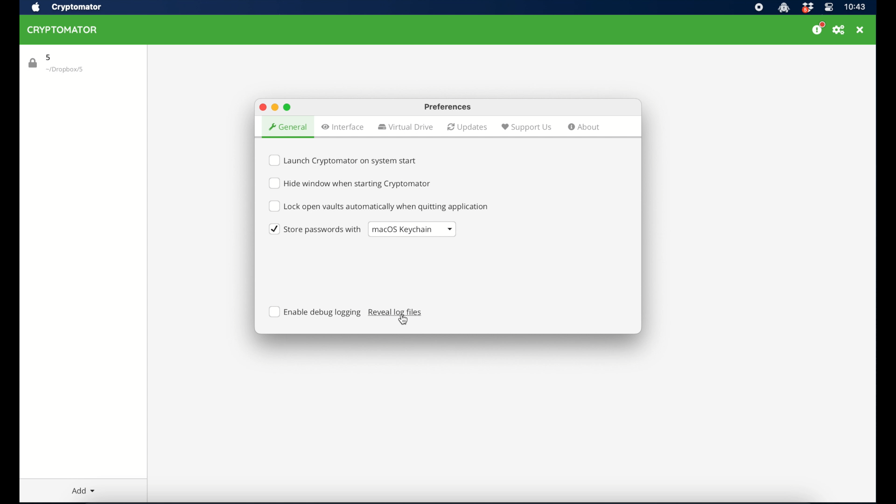  I want to click on about, so click(585, 127).